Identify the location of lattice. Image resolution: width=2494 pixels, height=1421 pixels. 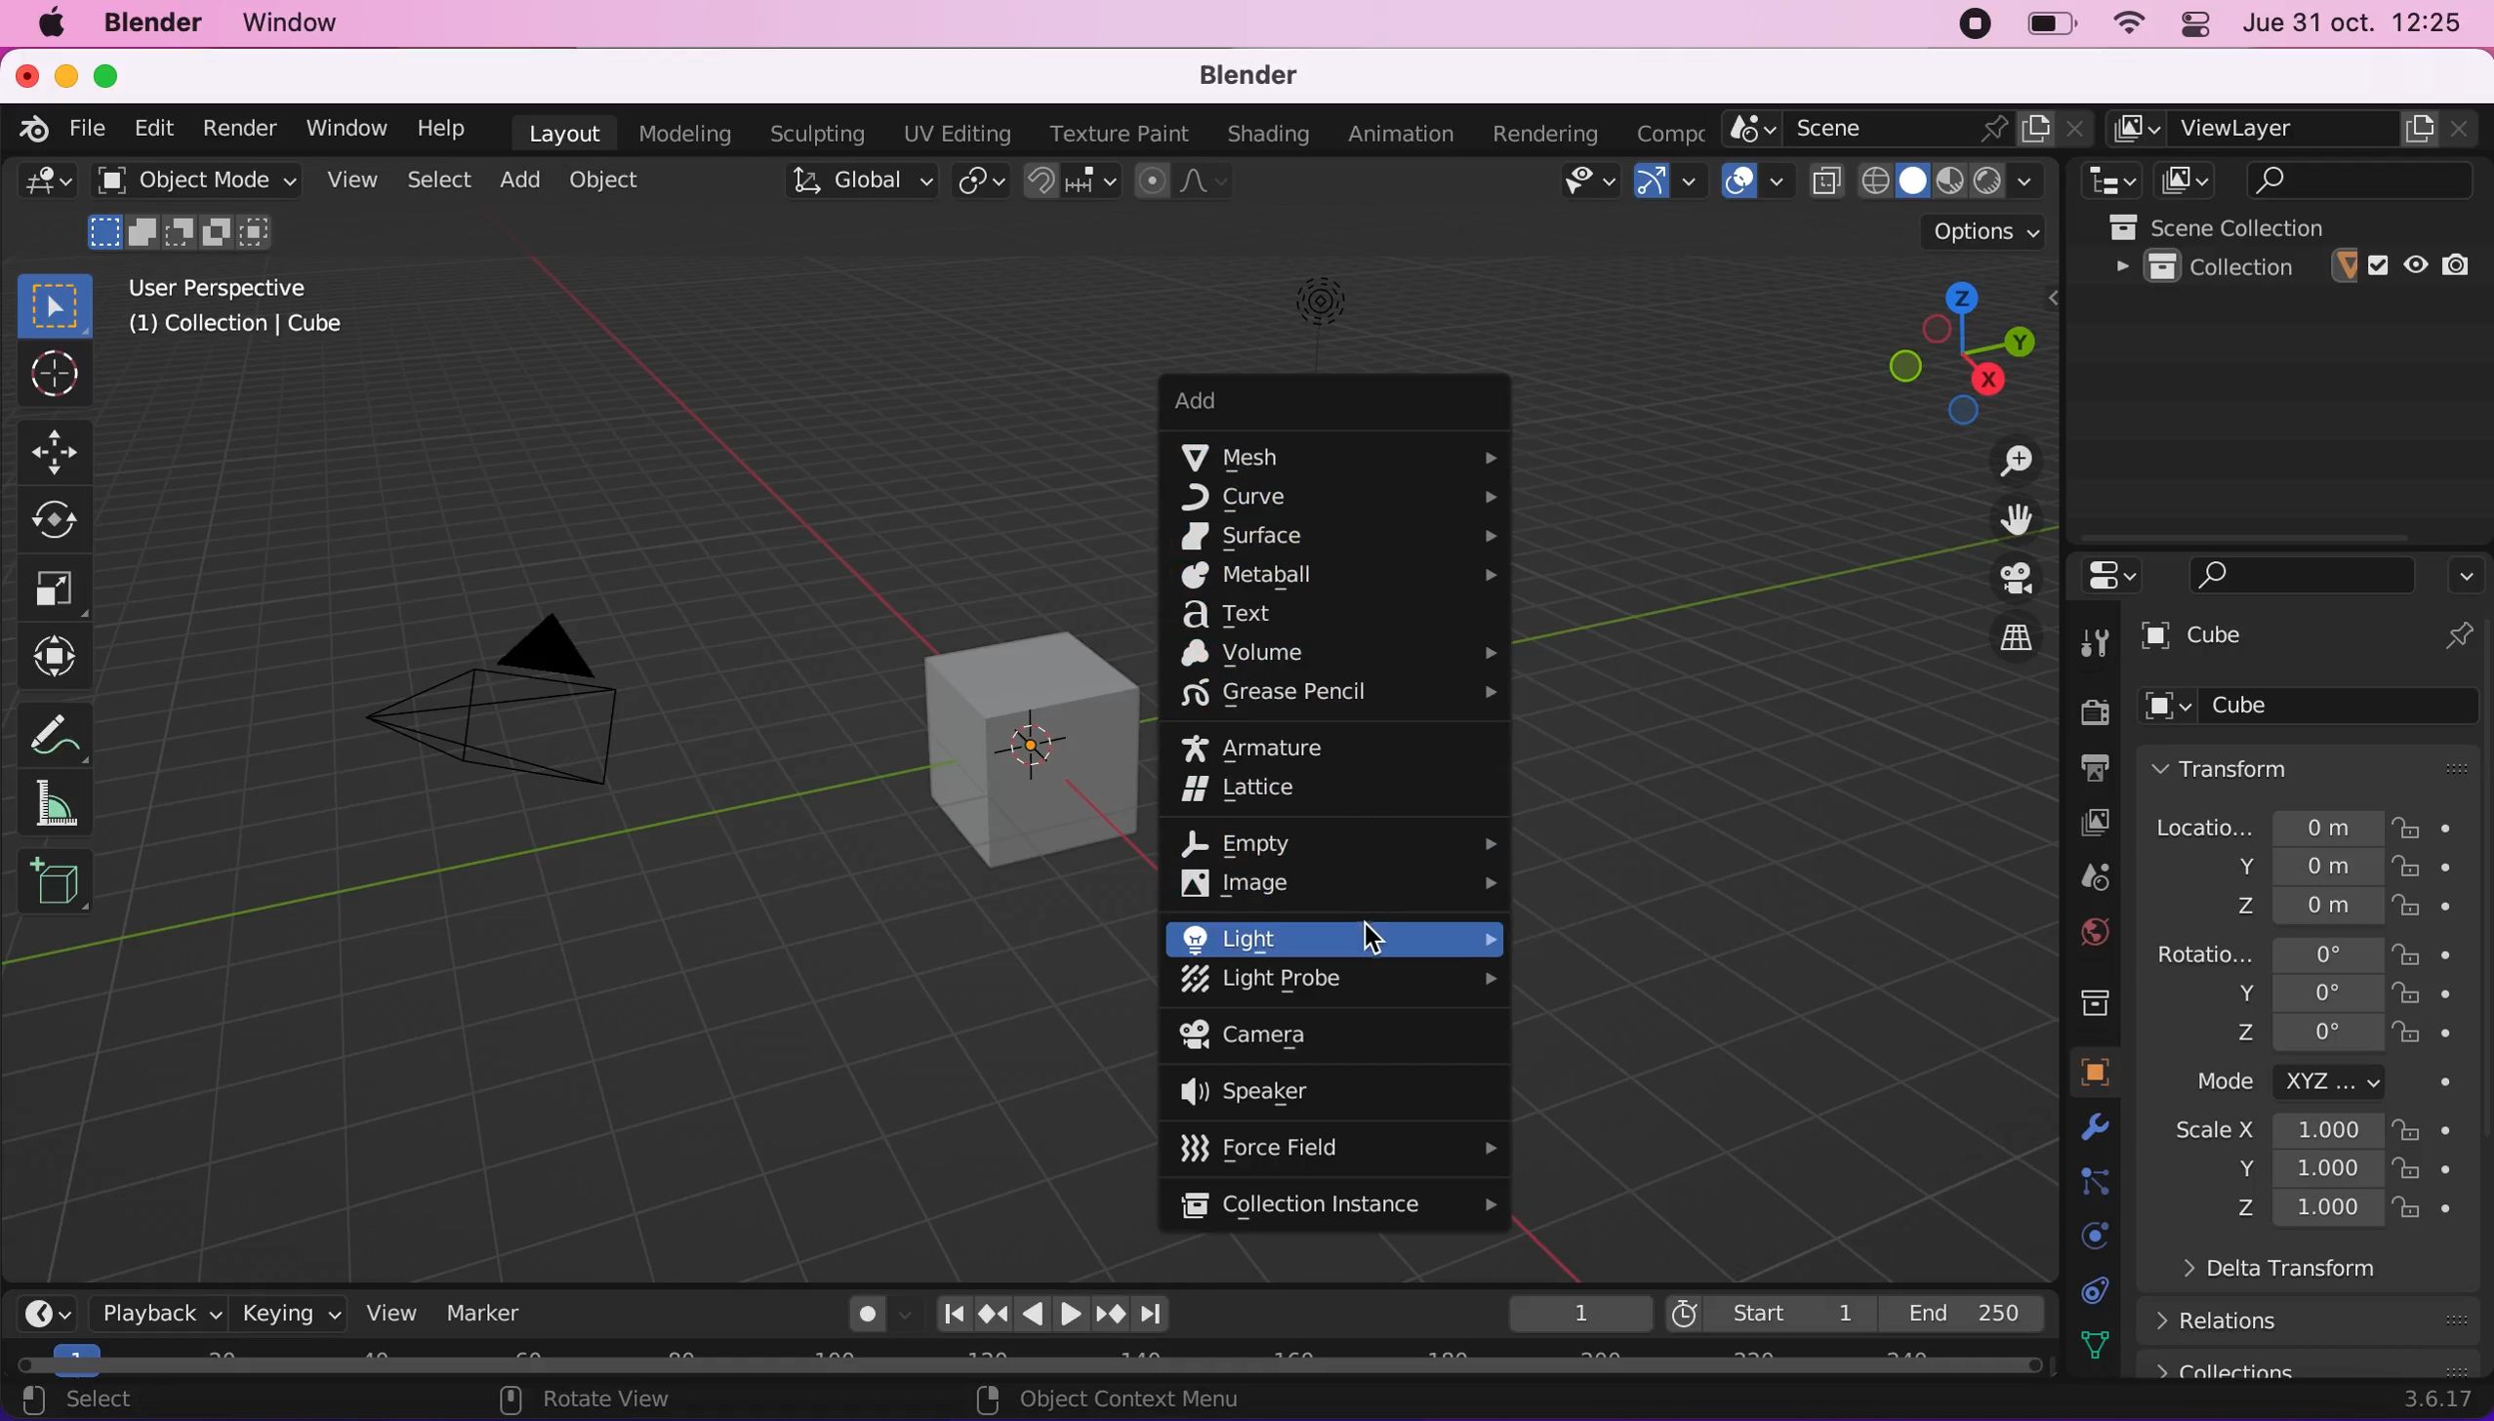
(1262, 792).